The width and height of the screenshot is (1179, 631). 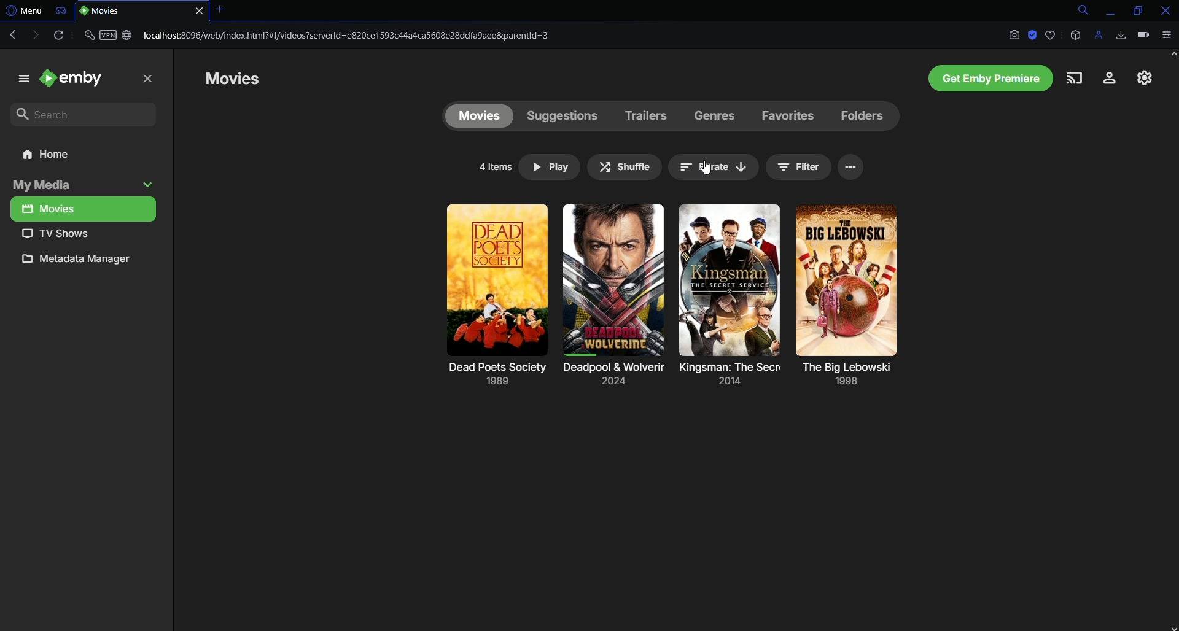 What do you see at coordinates (609, 377) in the screenshot?
I see `Deadpool and Wolverine` at bounding box center [609, 377].